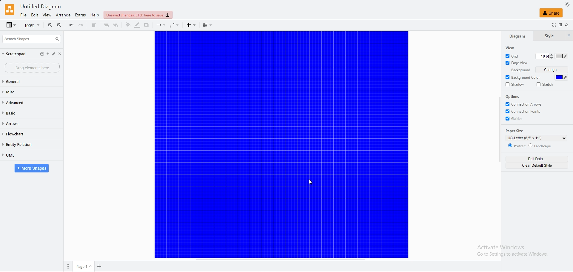 This screenshot has height=272, width=573. Describe the element at coordinates (554, 25) in the screenshot. I see `full screen` at that location.